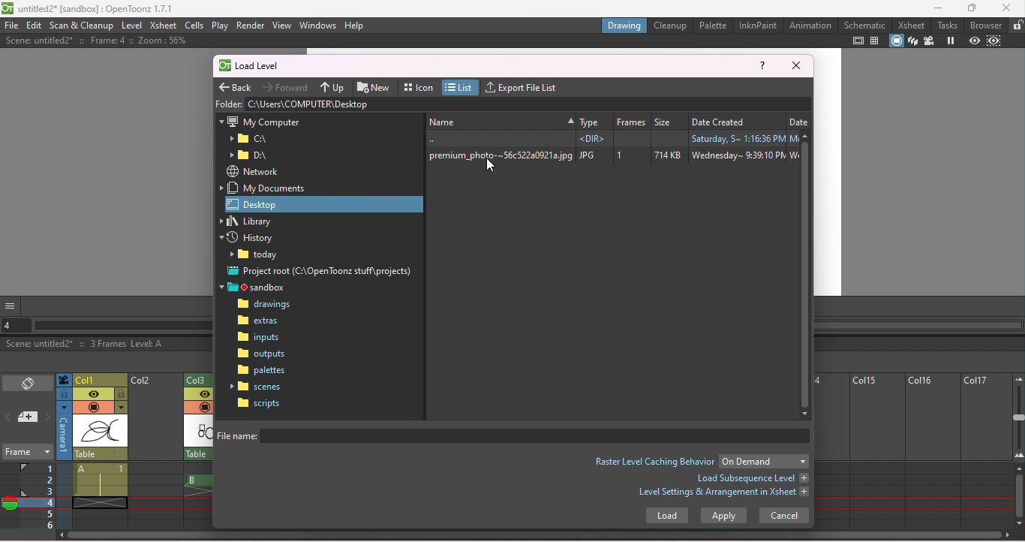 Image resolution: width=1025 pixels, height=542 pixels. I want to click on Load level, so click(257, 67).